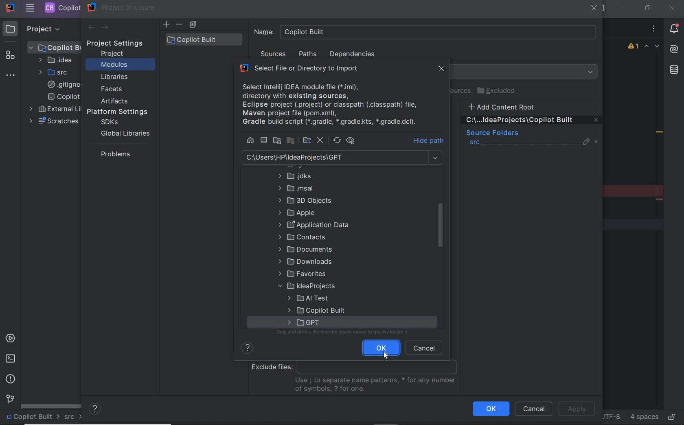 The height and width of the screenshot is (425, 684). Describe the element at coordinates (533, 121) in the screenshot. I see `remove content entry` at that location.